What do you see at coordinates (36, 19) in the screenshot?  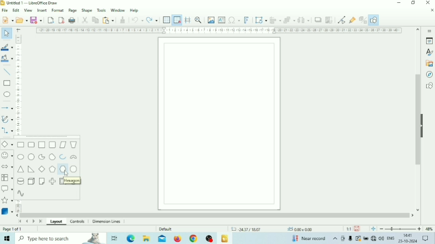 I see `Save` at bounding box center [36, 19].